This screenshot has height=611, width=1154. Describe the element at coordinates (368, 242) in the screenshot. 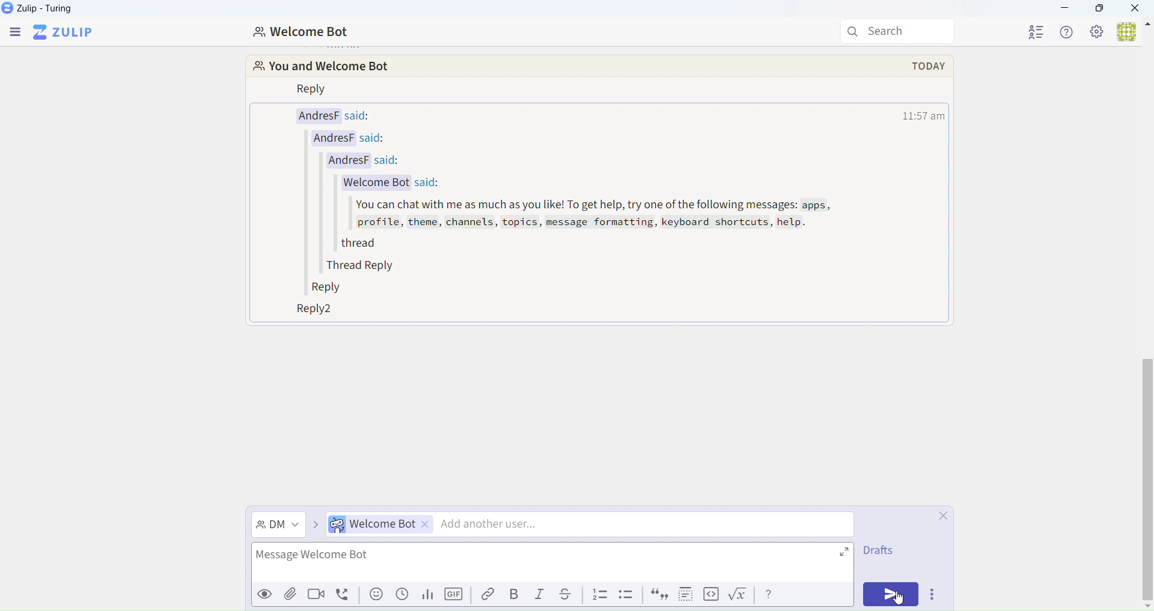

I see `thread` at that location.